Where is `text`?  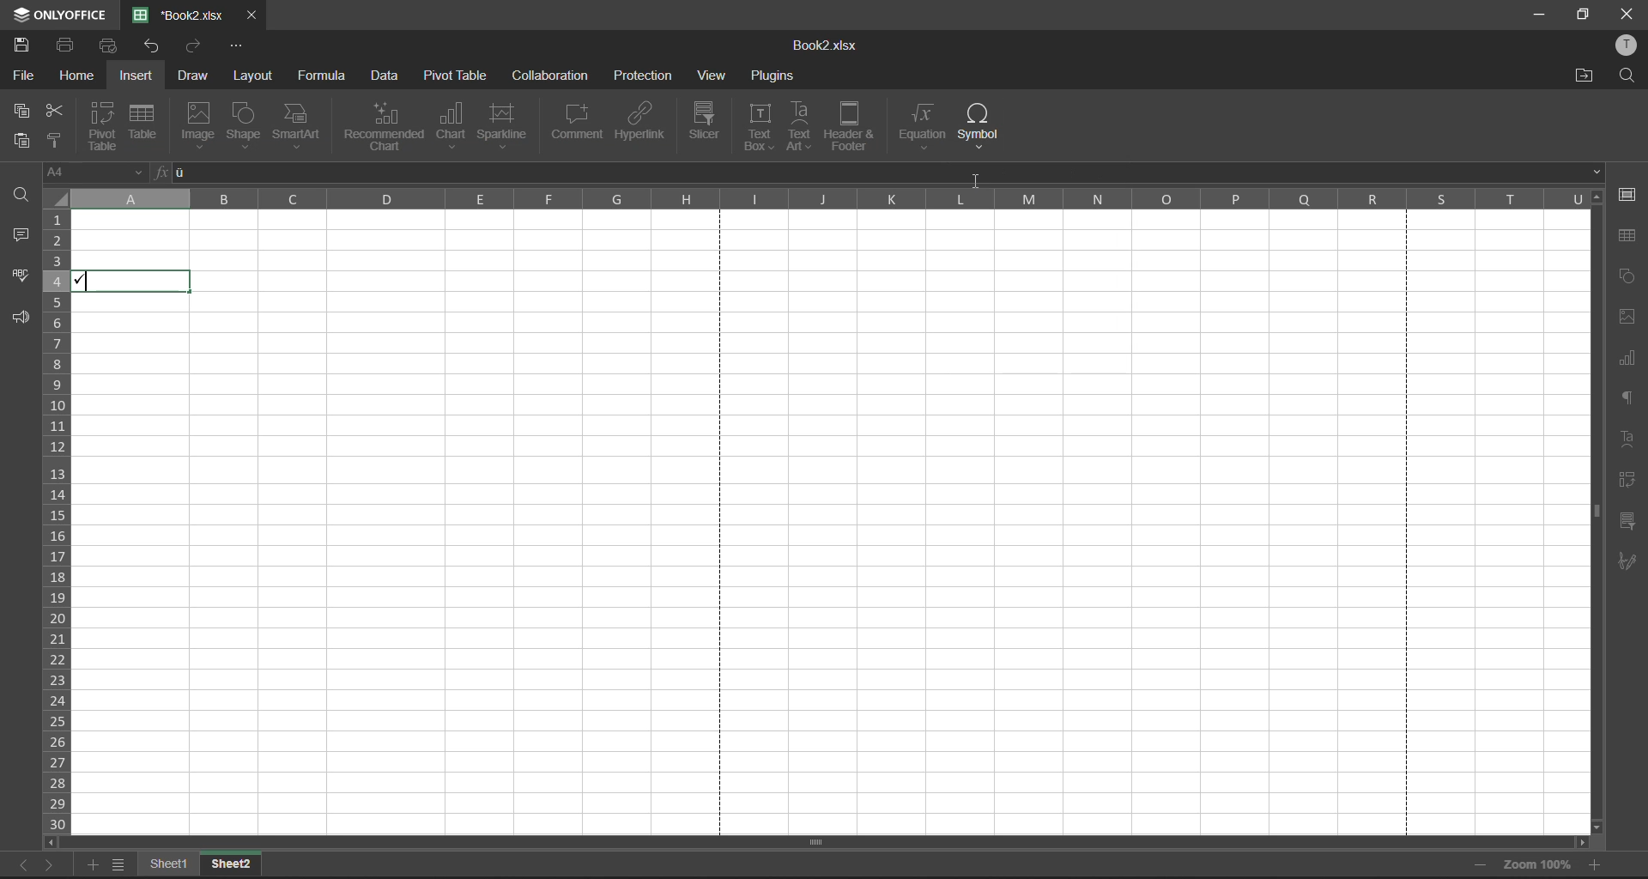
text is located at coordinates (1629, 440).